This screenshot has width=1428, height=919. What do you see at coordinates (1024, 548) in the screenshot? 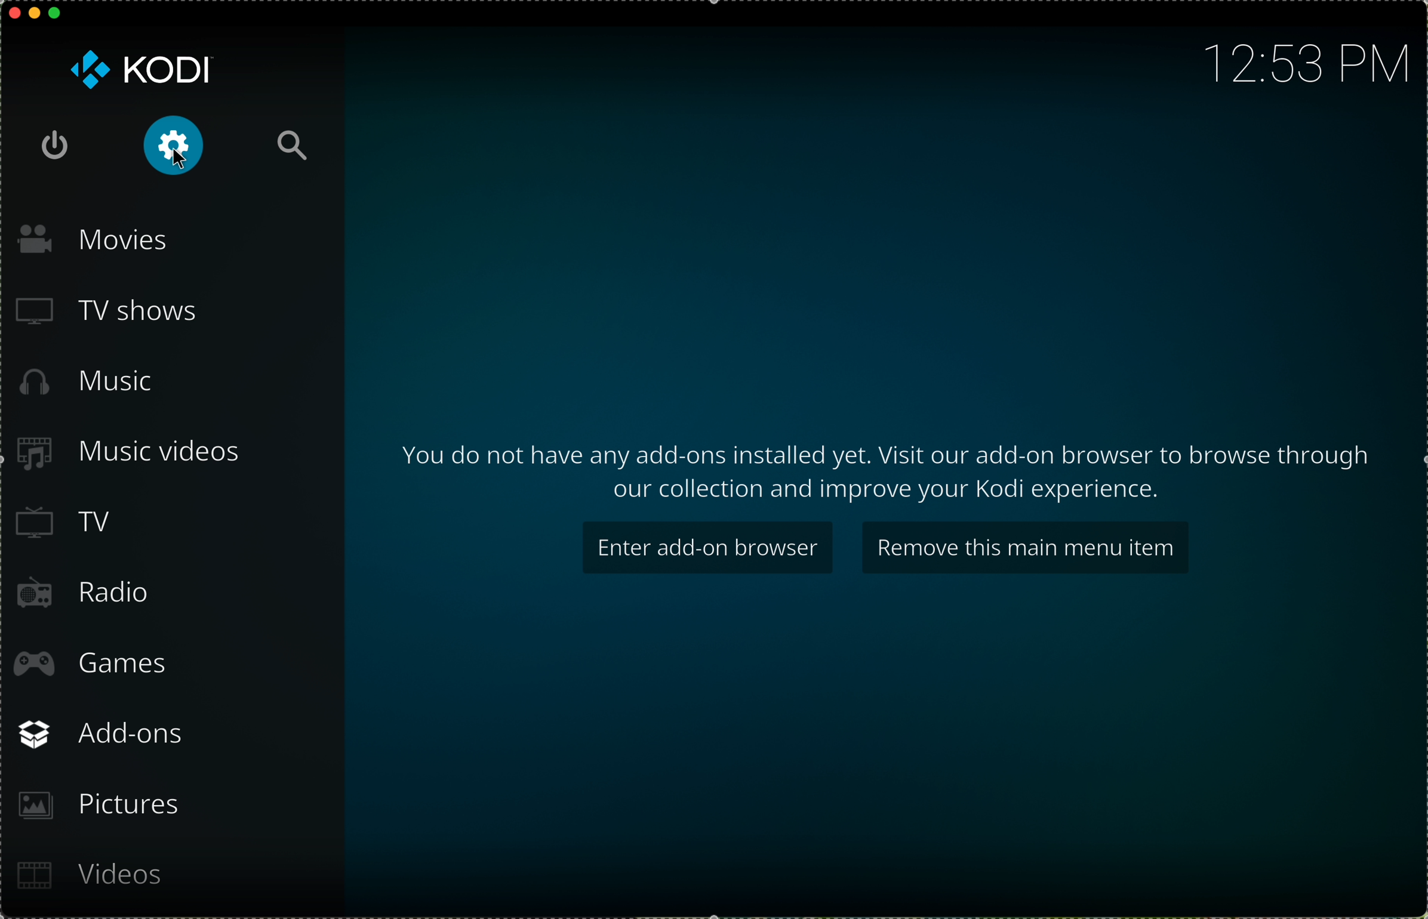
I see `remove this main menu item button` at bounding box center [1024, 548].